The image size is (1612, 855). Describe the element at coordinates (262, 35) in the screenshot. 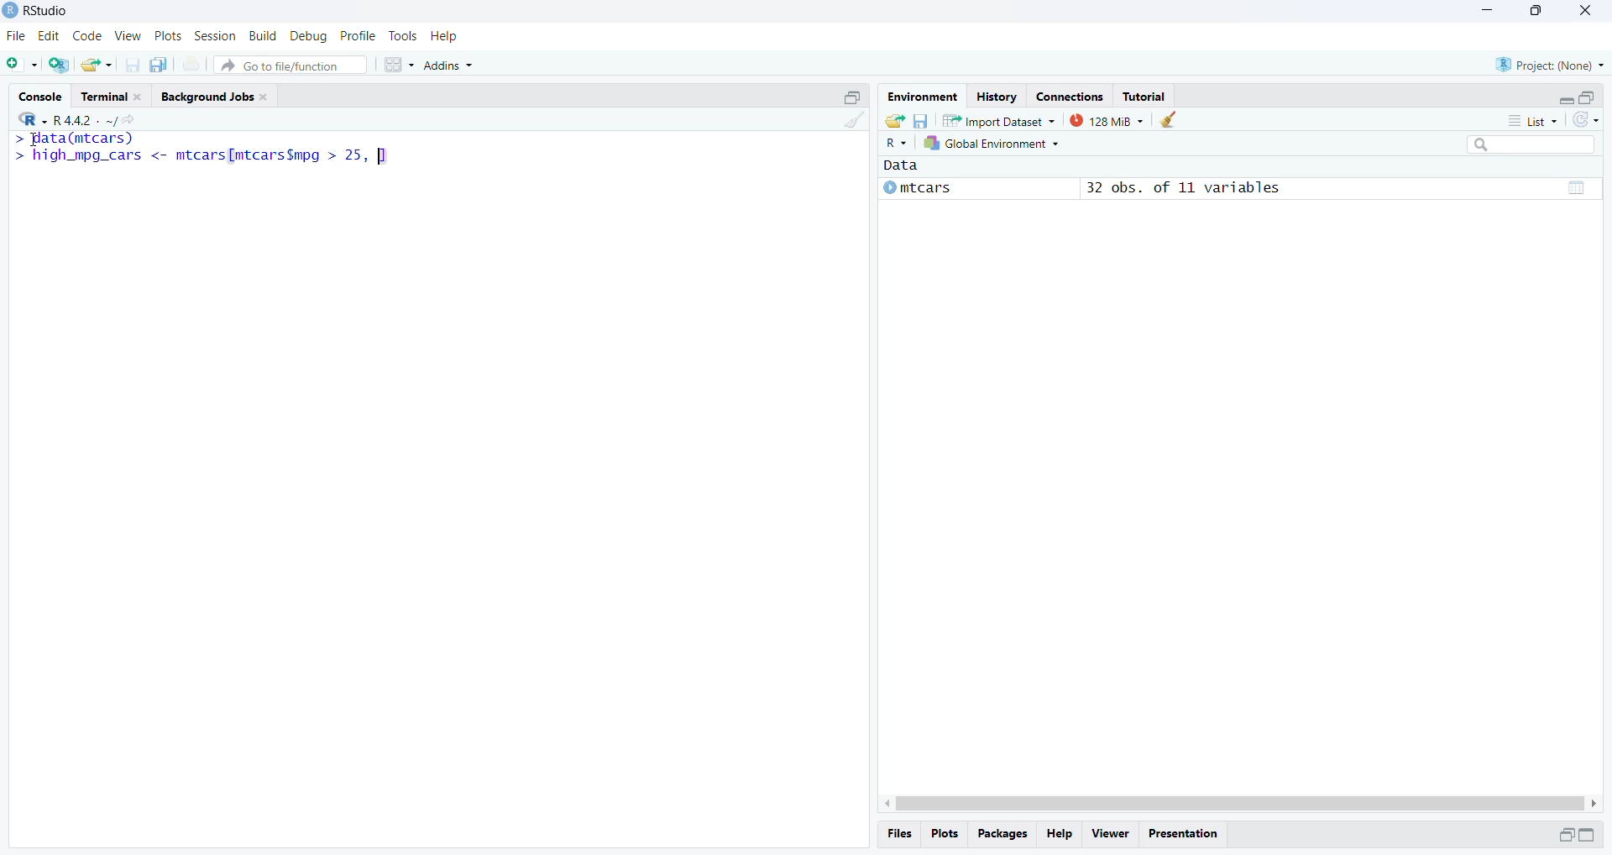

I see `Build` at that location.